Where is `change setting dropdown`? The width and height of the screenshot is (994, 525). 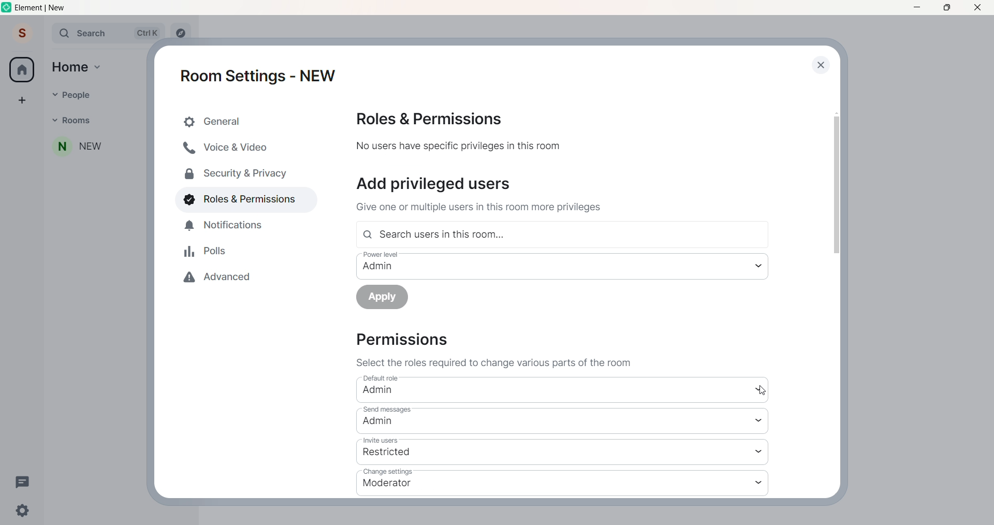 change setting dropdown is located at coordinates (764, 483).